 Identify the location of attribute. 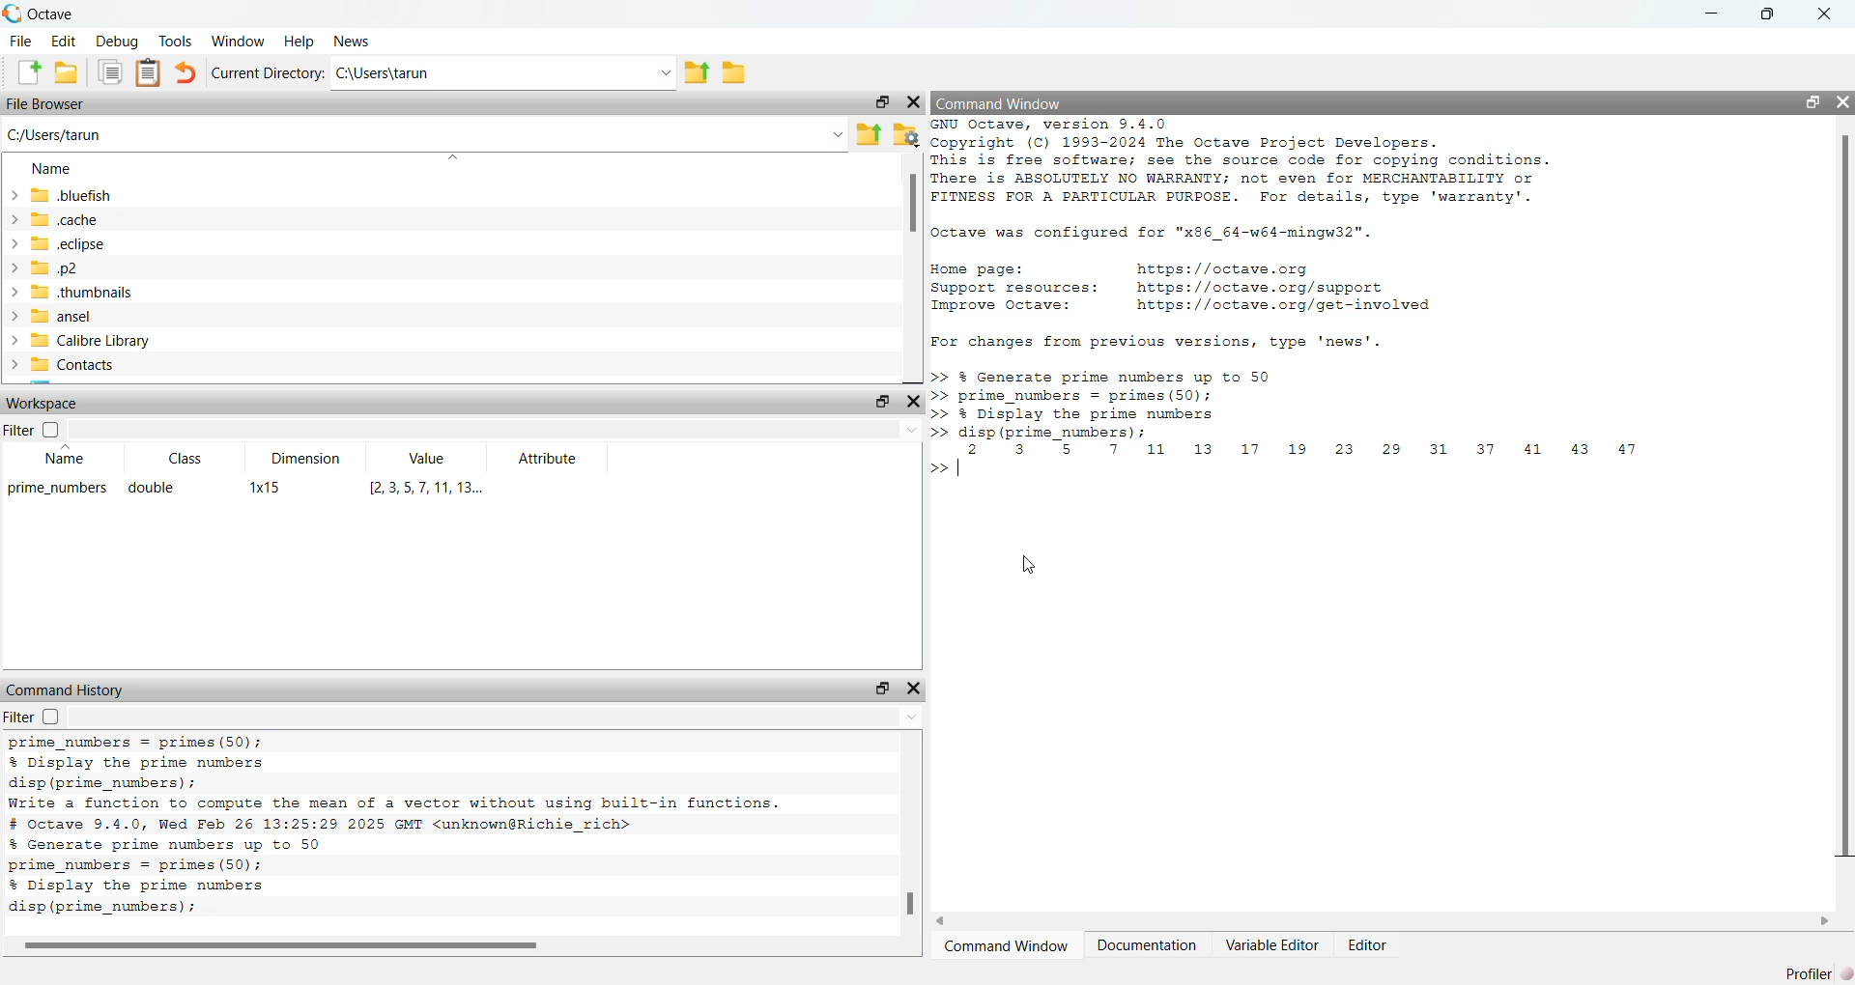
(548, 459).